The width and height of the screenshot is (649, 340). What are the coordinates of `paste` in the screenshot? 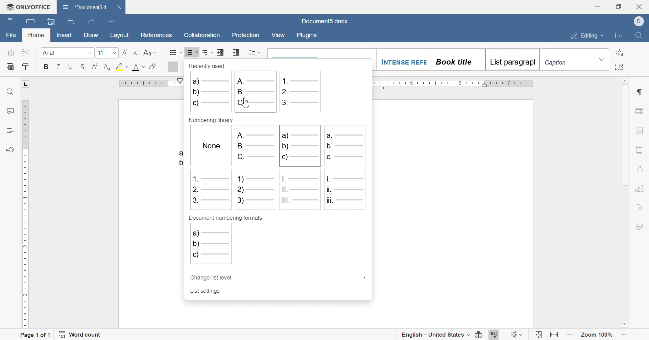 It's located at (10, 66).